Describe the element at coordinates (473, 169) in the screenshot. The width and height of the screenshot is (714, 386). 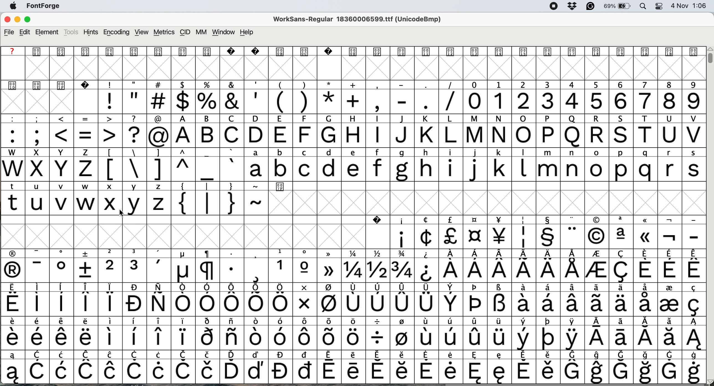
I see `lower case letters a to s` at that location.